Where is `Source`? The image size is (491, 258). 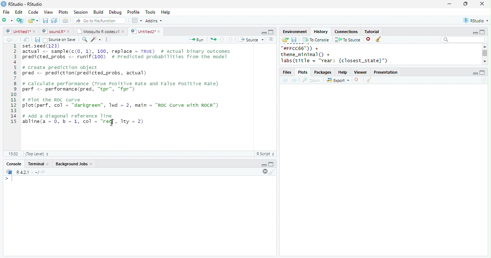 Source is located at coordinates (252, 40).